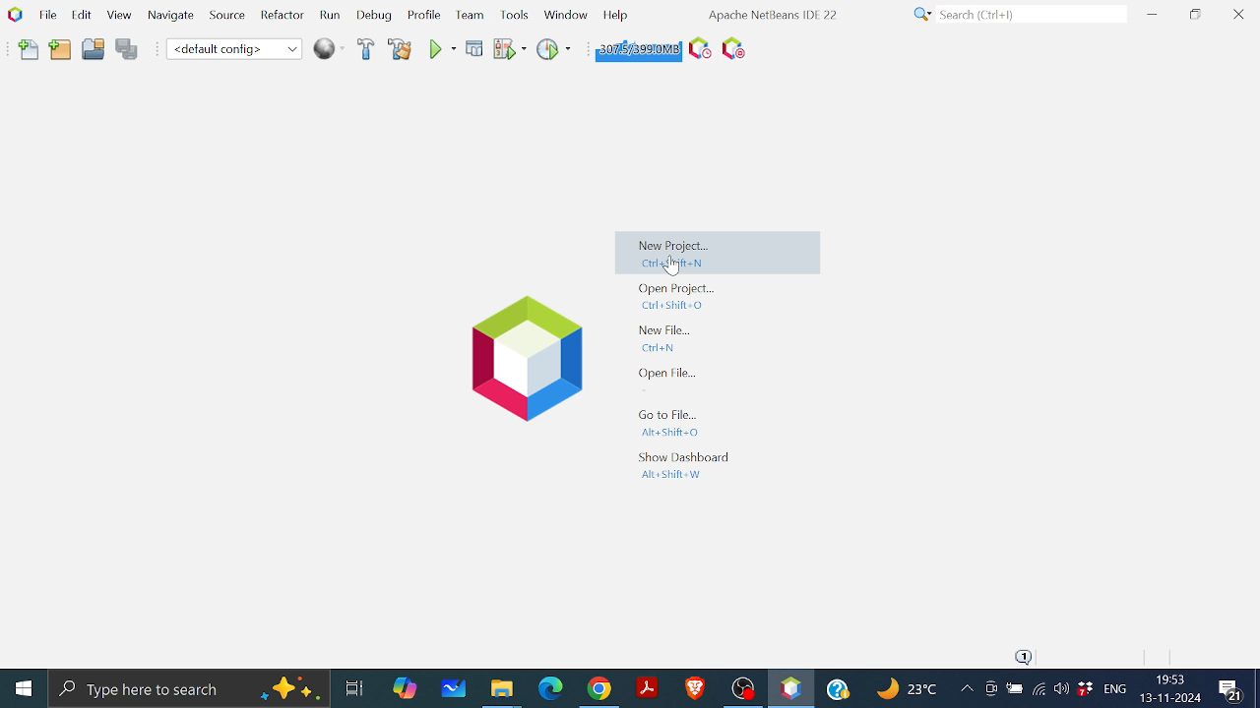  I want to click on Default coding, so click(234, 48).